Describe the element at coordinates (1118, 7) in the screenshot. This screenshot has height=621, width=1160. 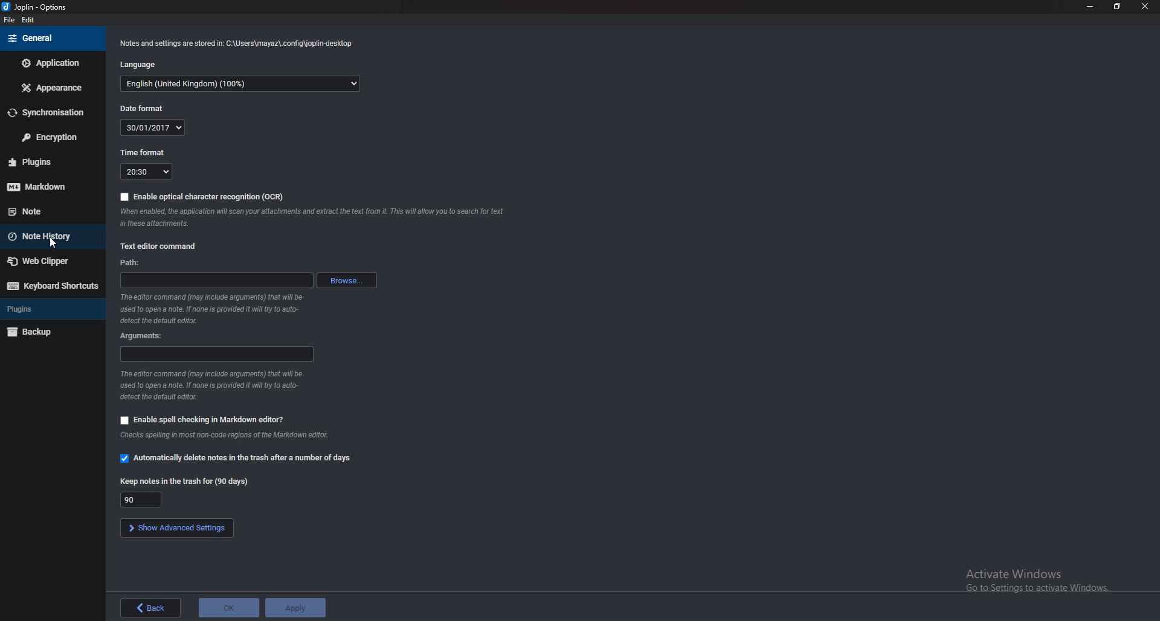
I see `Resize` at that location.